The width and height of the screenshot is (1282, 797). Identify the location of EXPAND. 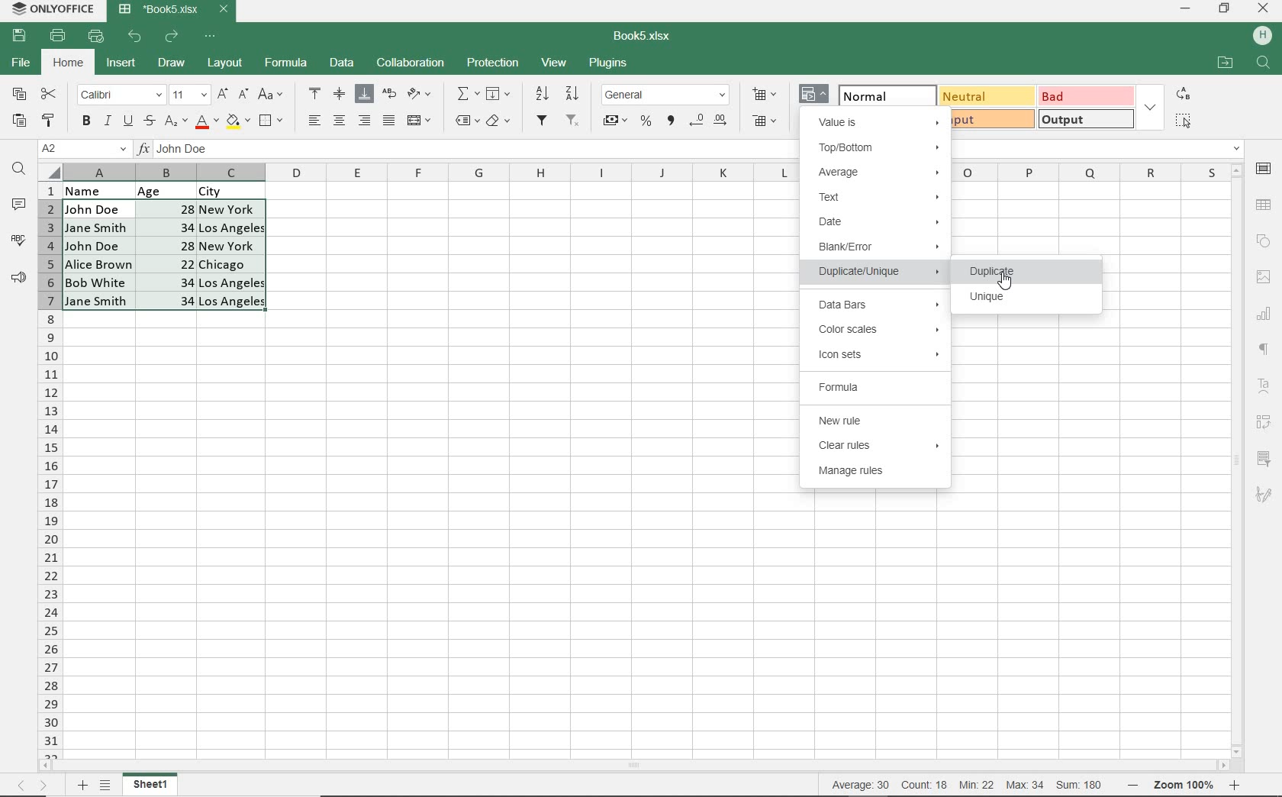
(1150, 107).